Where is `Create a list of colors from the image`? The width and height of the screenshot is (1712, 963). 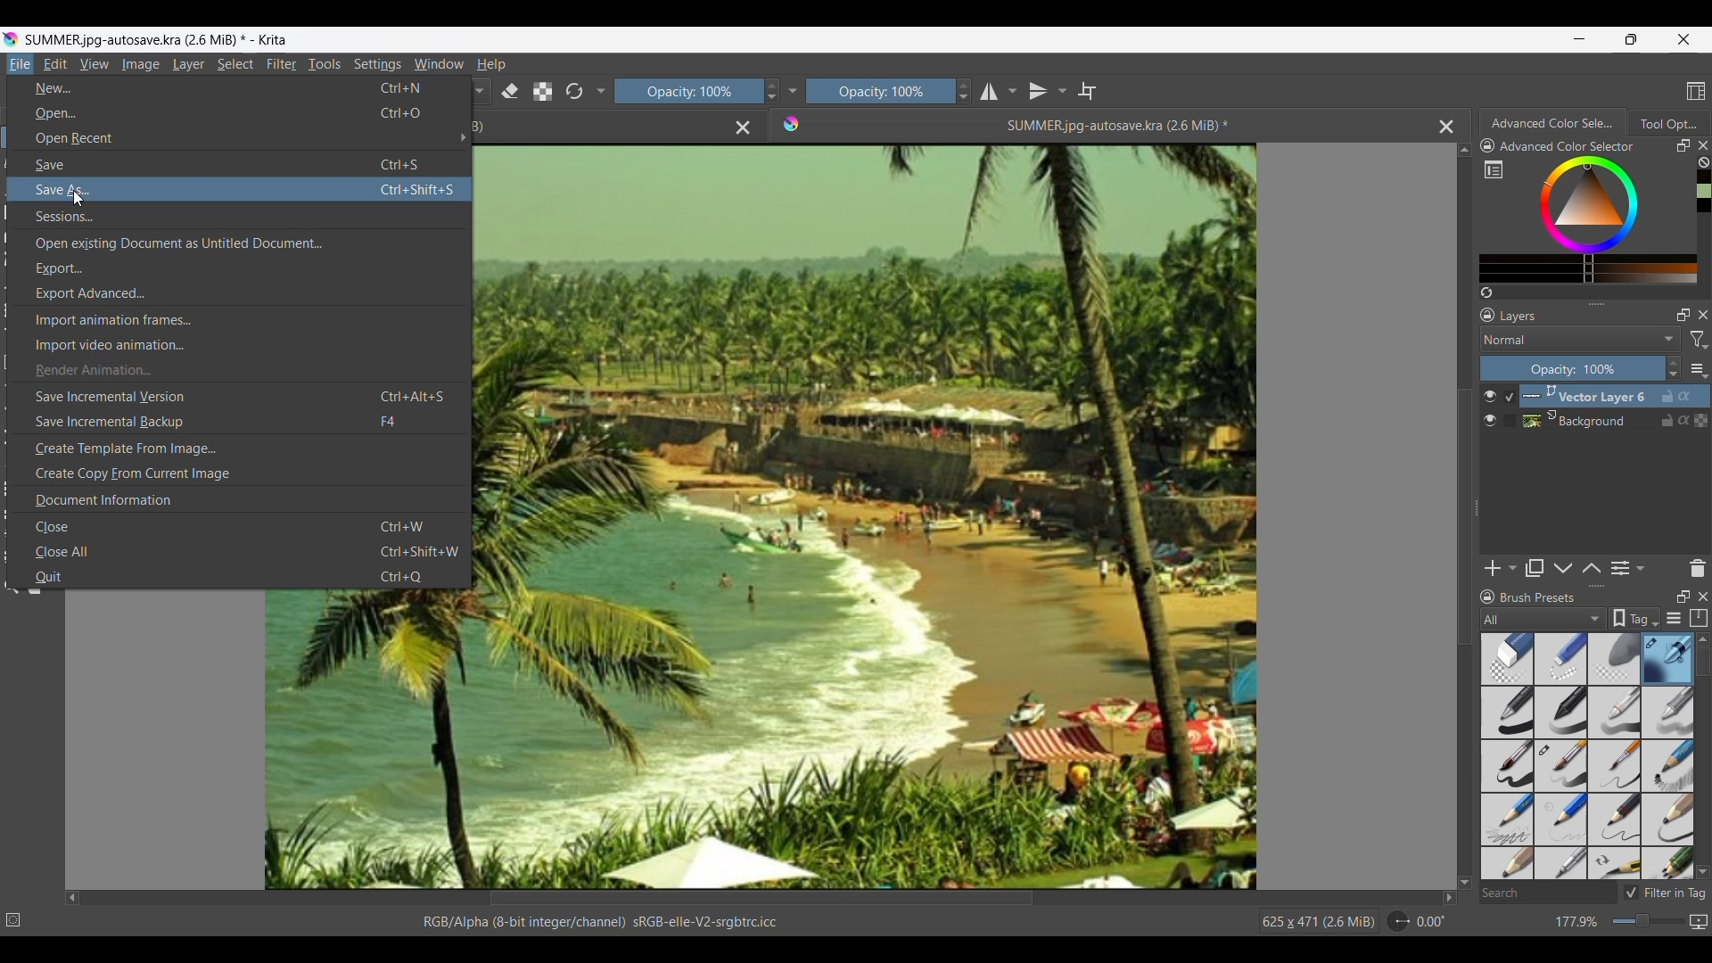
Create a list of colors from the image is located at coordinates (1487, 292).